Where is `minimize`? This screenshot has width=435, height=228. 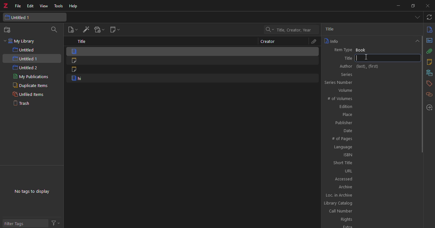 minimize is located at coordinates (398, 5).